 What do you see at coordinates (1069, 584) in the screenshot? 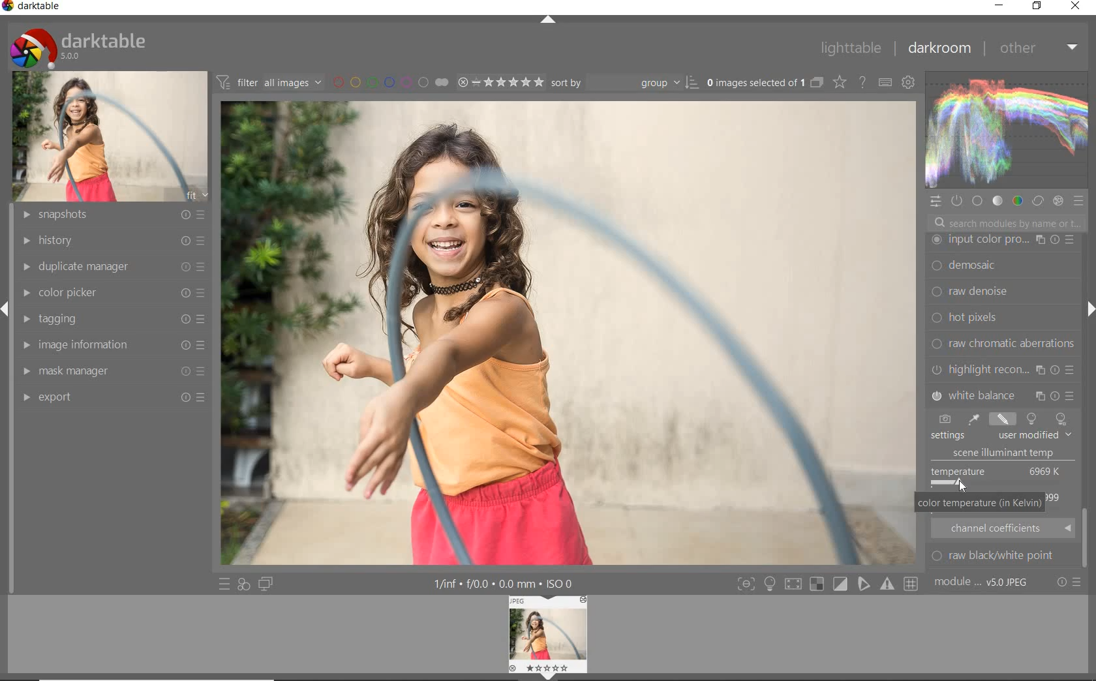
I see `reset or preset preference` at bounding box center [1069, 584].